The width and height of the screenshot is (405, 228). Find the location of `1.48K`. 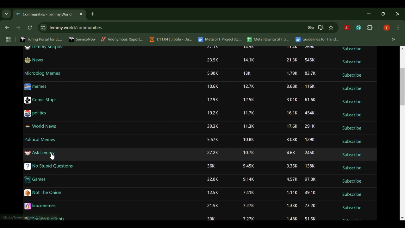

1.48K is located at coordinates (292, 219).